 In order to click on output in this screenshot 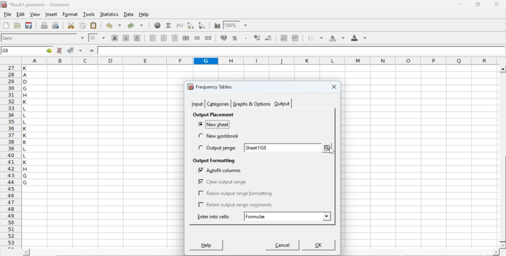, I will do `click(282, 104)`.